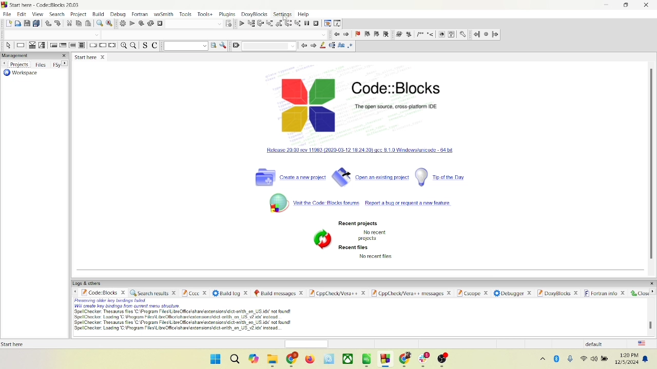 The image size is (657, 369). I want to click on select target dialog, so click(230, 23).